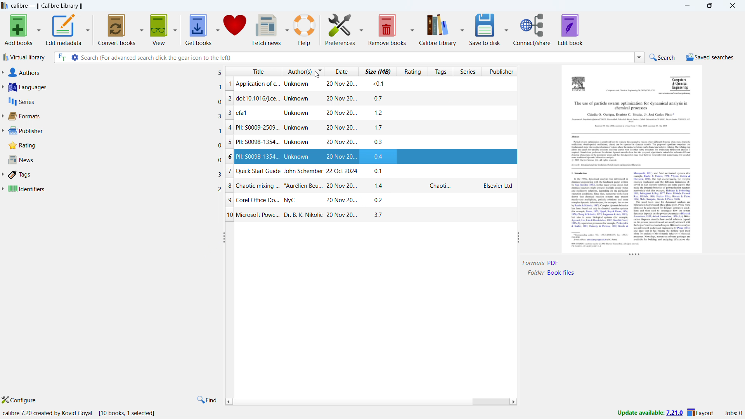 The height and width of the screenshot is (419, 745). I want to click on virtual library, so click(23, 57).